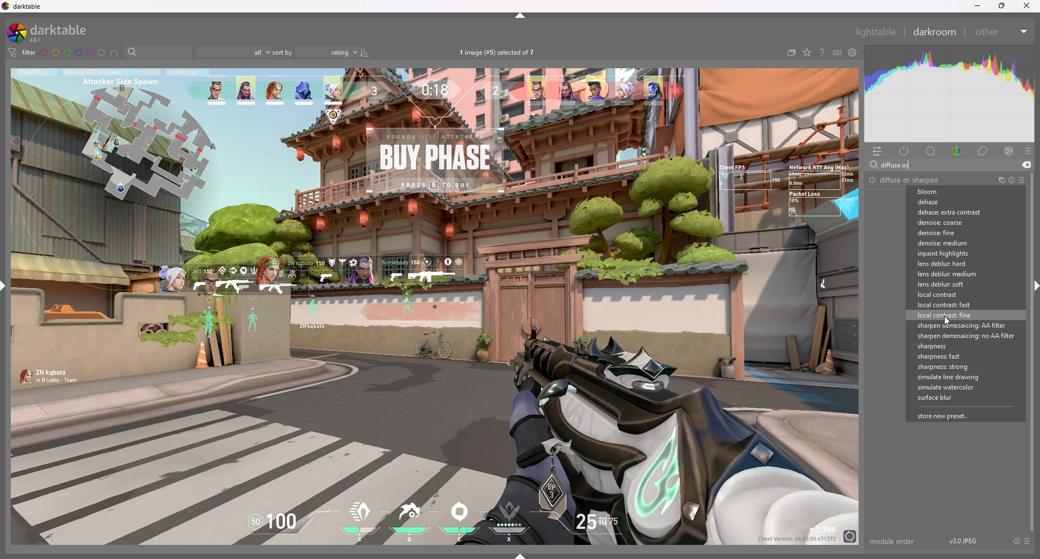 The width and height of the screenshot is (1040, 559). I want to click on search bar, so click(158, 52).